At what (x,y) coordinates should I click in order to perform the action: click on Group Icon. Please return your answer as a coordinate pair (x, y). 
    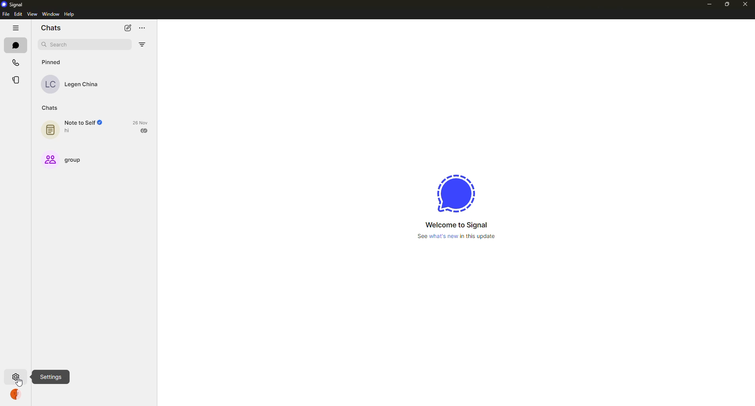
    Looking at the image, I should click on (50, 160).